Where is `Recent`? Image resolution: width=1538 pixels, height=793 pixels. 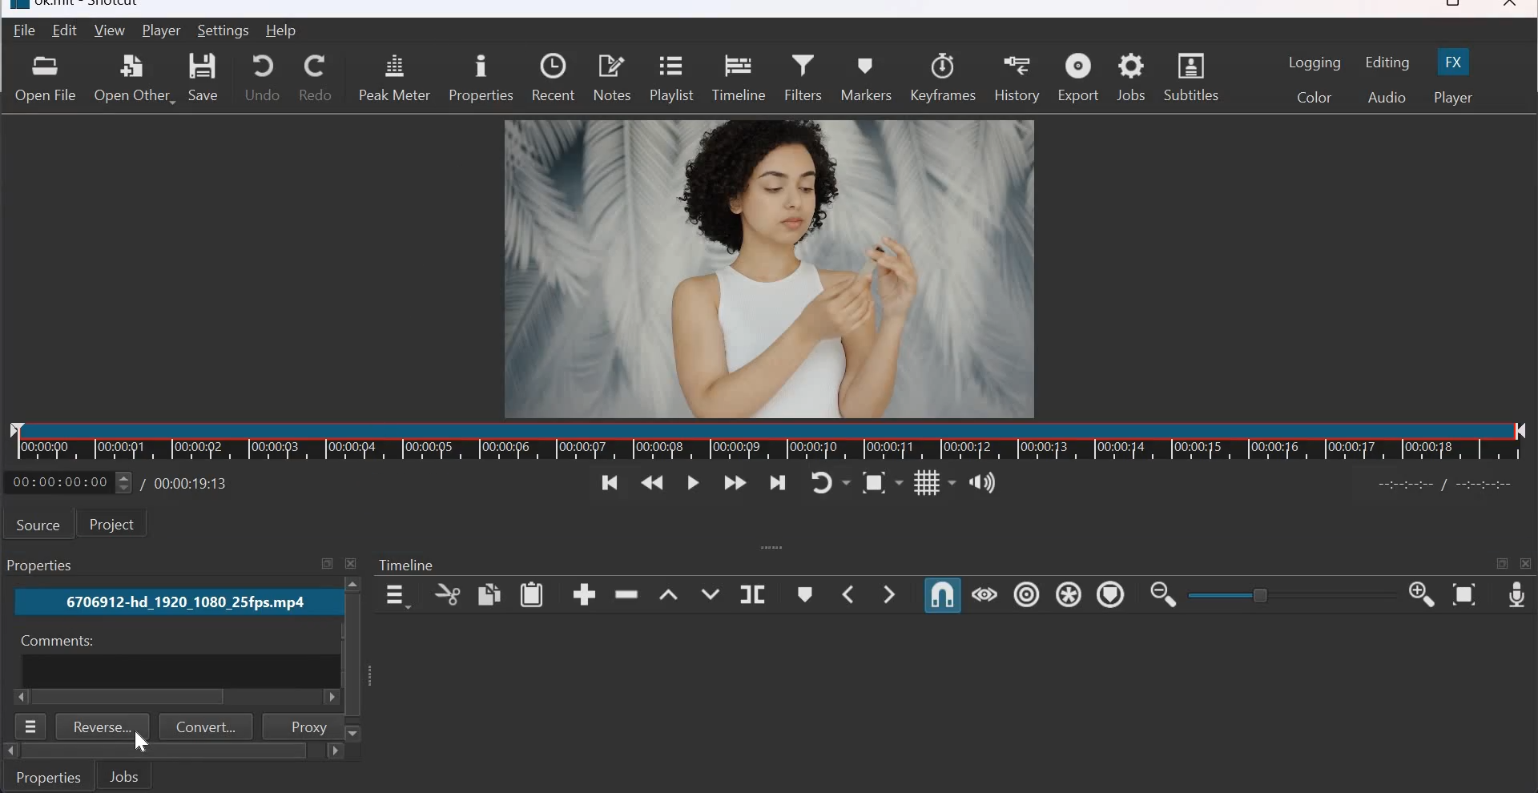 Recent is located at coordinates (553, 78).